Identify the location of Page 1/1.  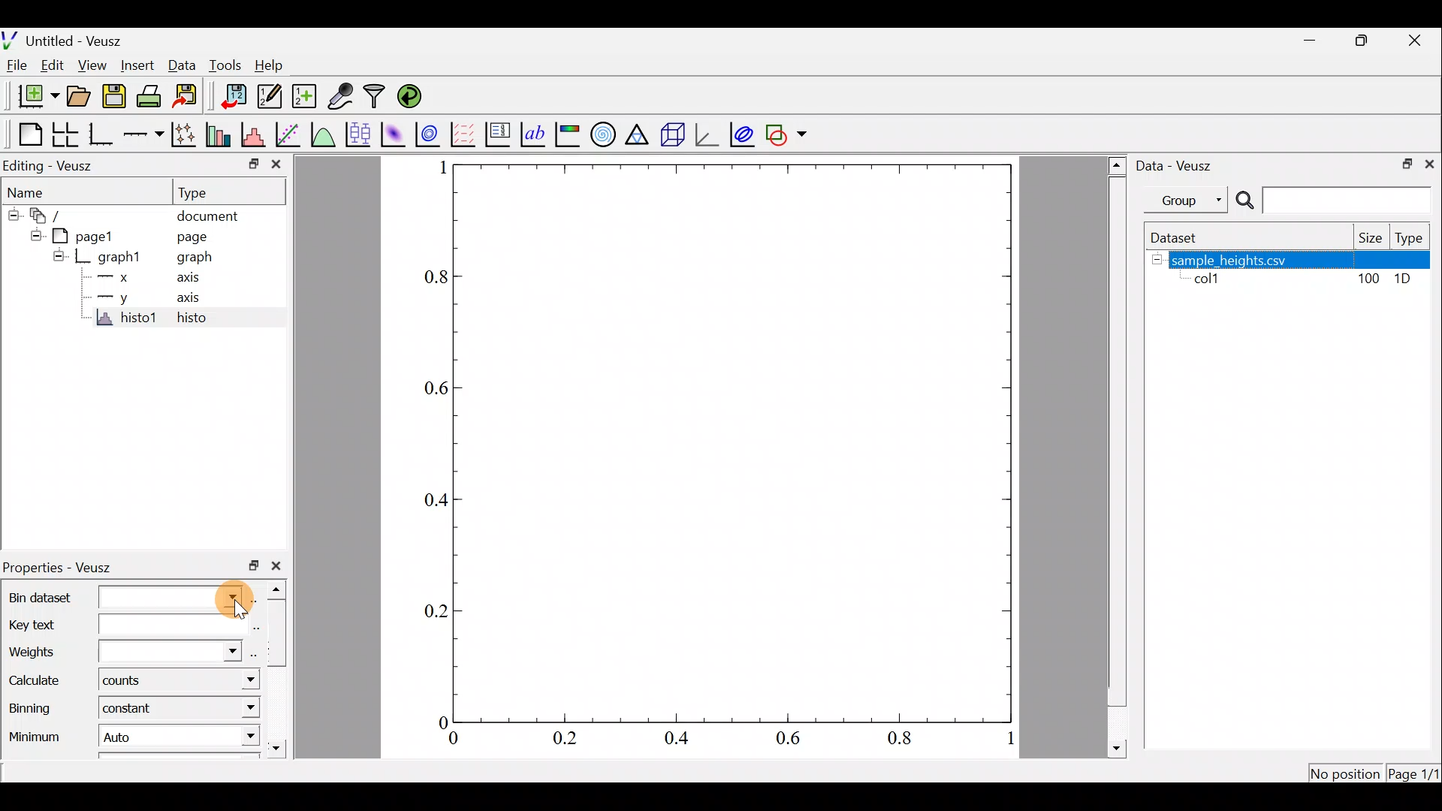
(1412, 775).